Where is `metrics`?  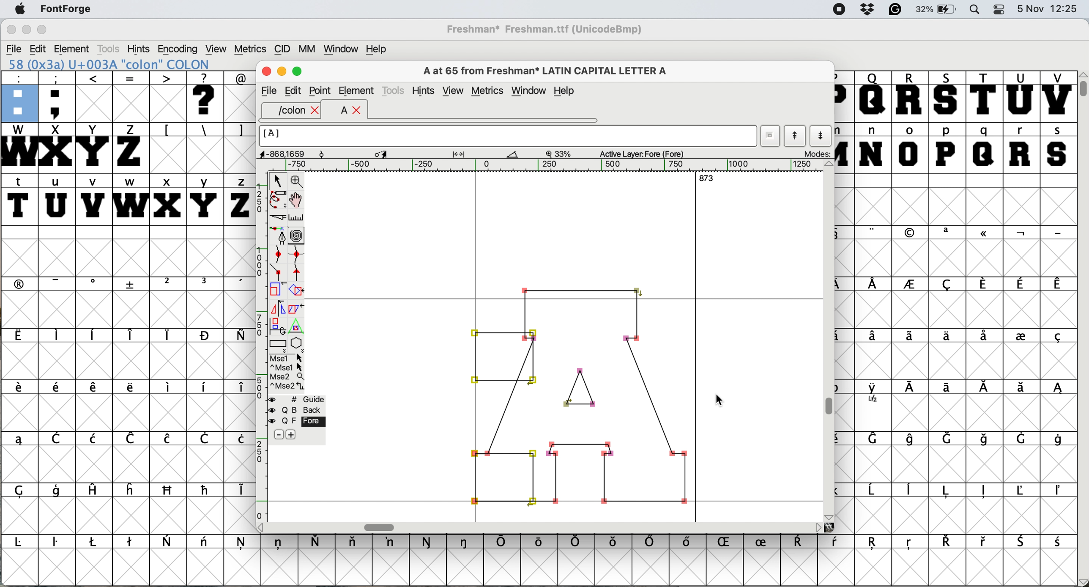 metrics is located at coordinates (249, 48).